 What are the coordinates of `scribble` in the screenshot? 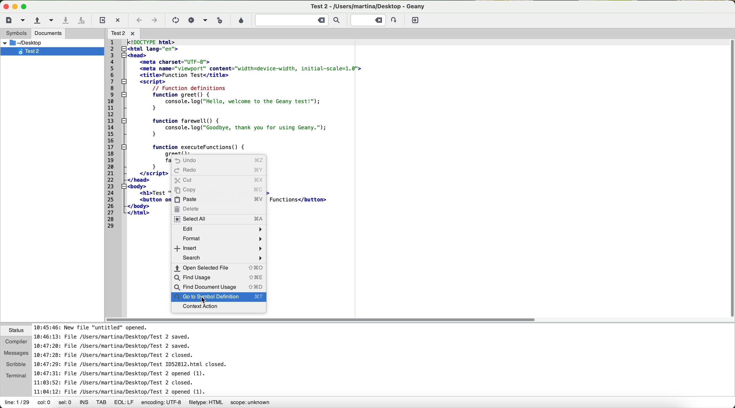 It's located at (15, 364).